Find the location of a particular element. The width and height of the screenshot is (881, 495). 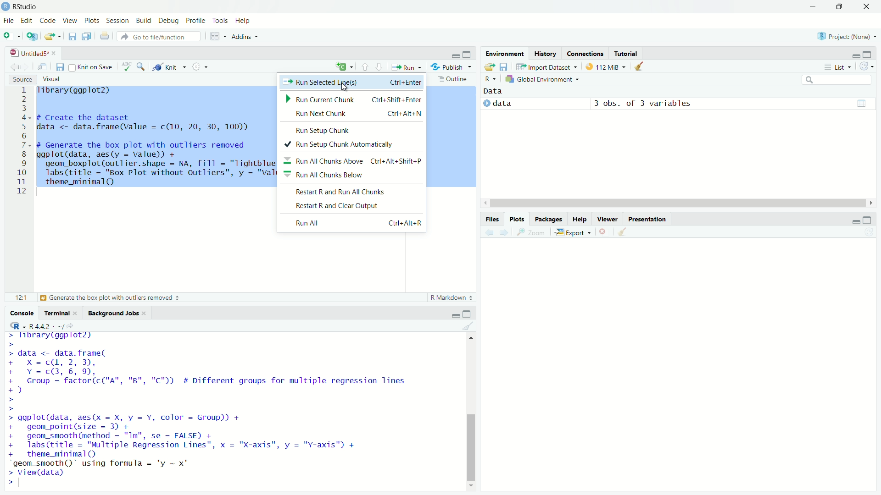

History is located at coordinates (546, 52).